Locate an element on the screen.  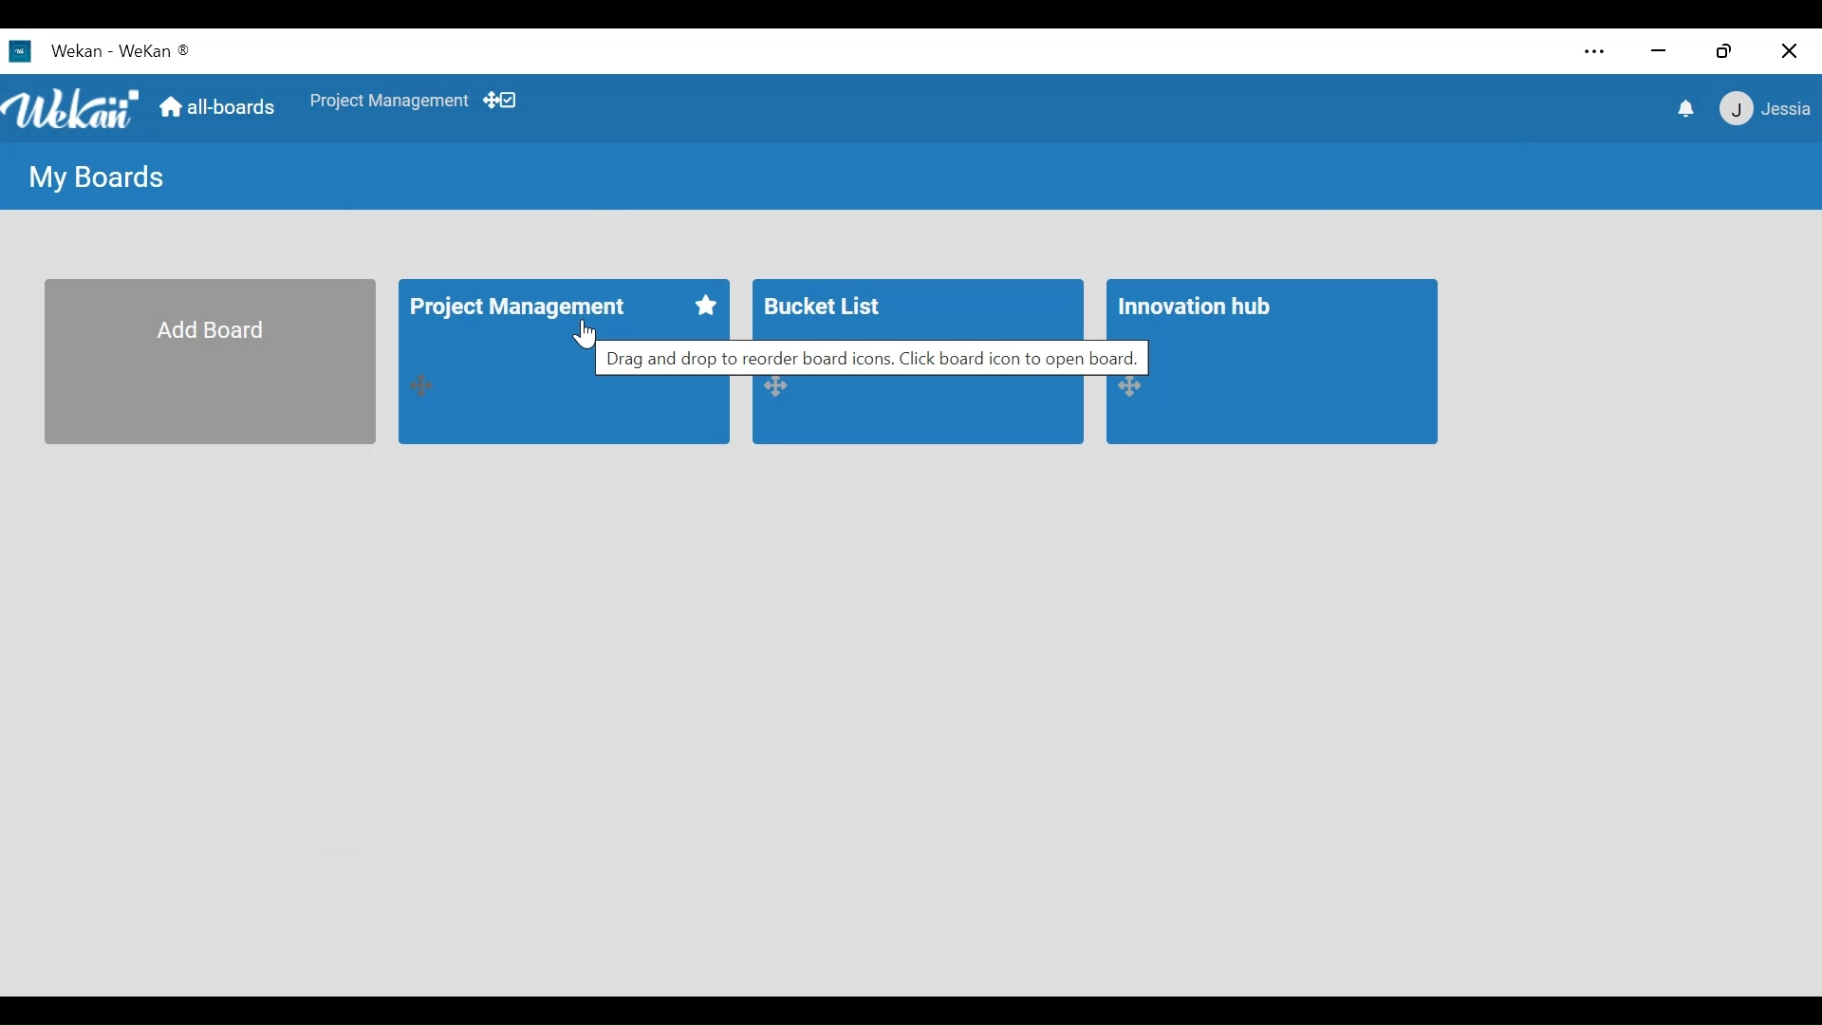
Cursor is located at coordinates (587, 331).